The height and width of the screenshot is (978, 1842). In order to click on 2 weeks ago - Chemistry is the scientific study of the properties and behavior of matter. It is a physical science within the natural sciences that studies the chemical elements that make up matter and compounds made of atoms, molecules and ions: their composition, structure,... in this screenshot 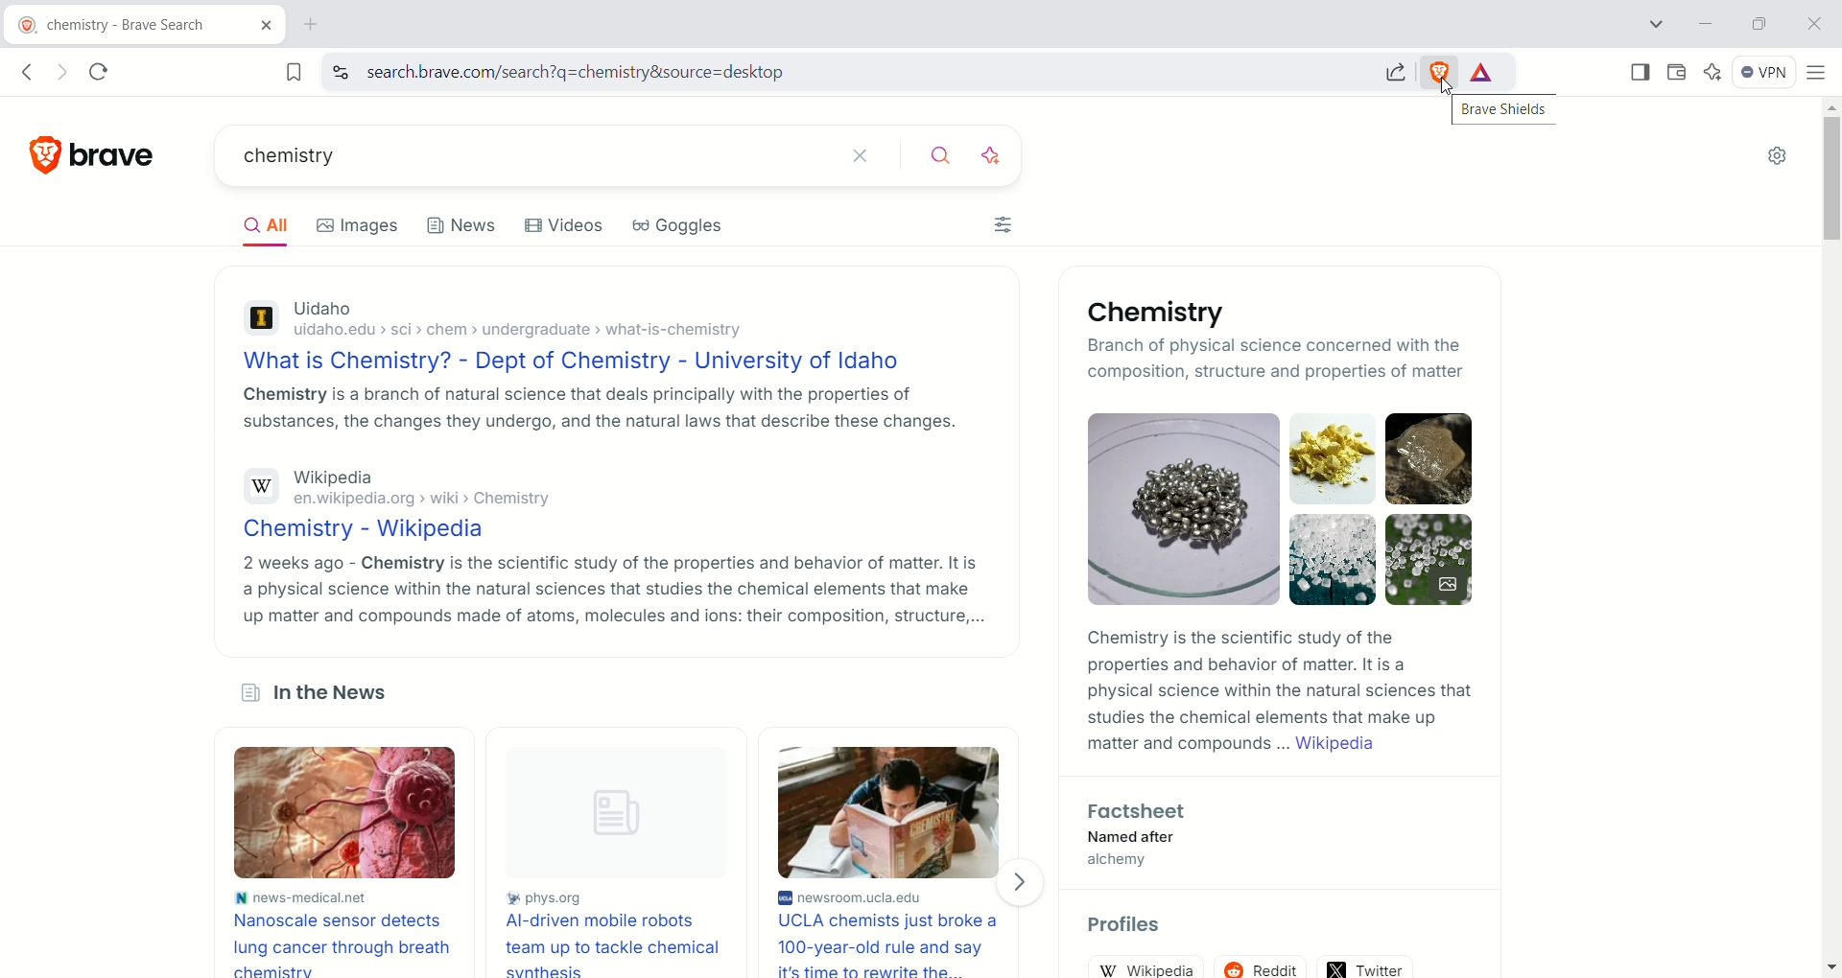, I will do `click(609, 588)`.